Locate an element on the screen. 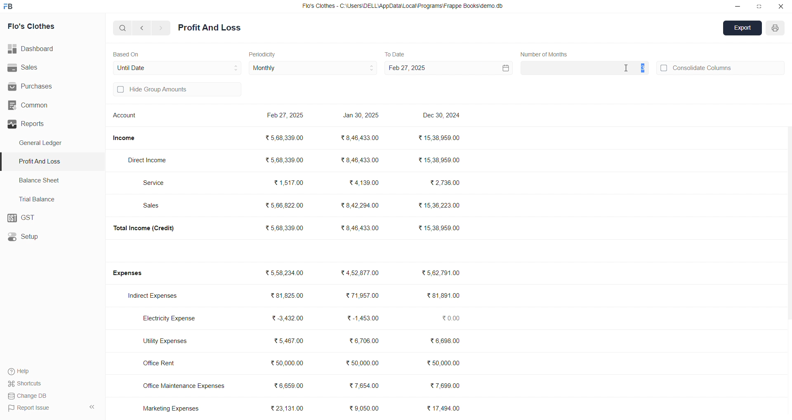 This screenshot has height=420, width=792. ₹0.00 is located at coordinates (453, 318).